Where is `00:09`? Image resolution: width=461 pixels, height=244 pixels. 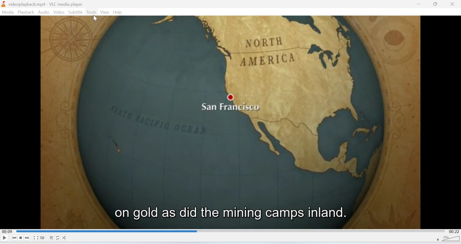
00:09 is located at coordinates (6, 232).